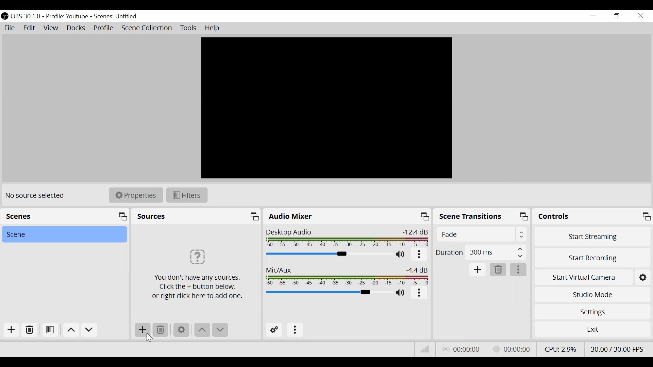 The width and height of the screenshot is (653, 367). I want to click on CPU Usage, so click(561, 349).